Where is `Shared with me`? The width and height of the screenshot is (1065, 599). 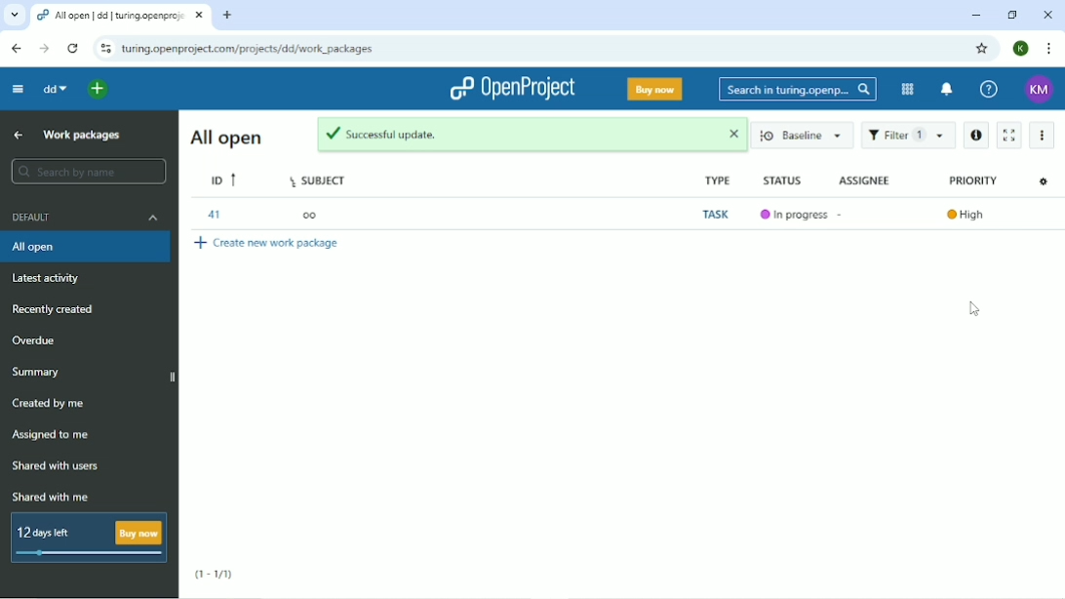 Shared with me is located at coordinates (52, 498).